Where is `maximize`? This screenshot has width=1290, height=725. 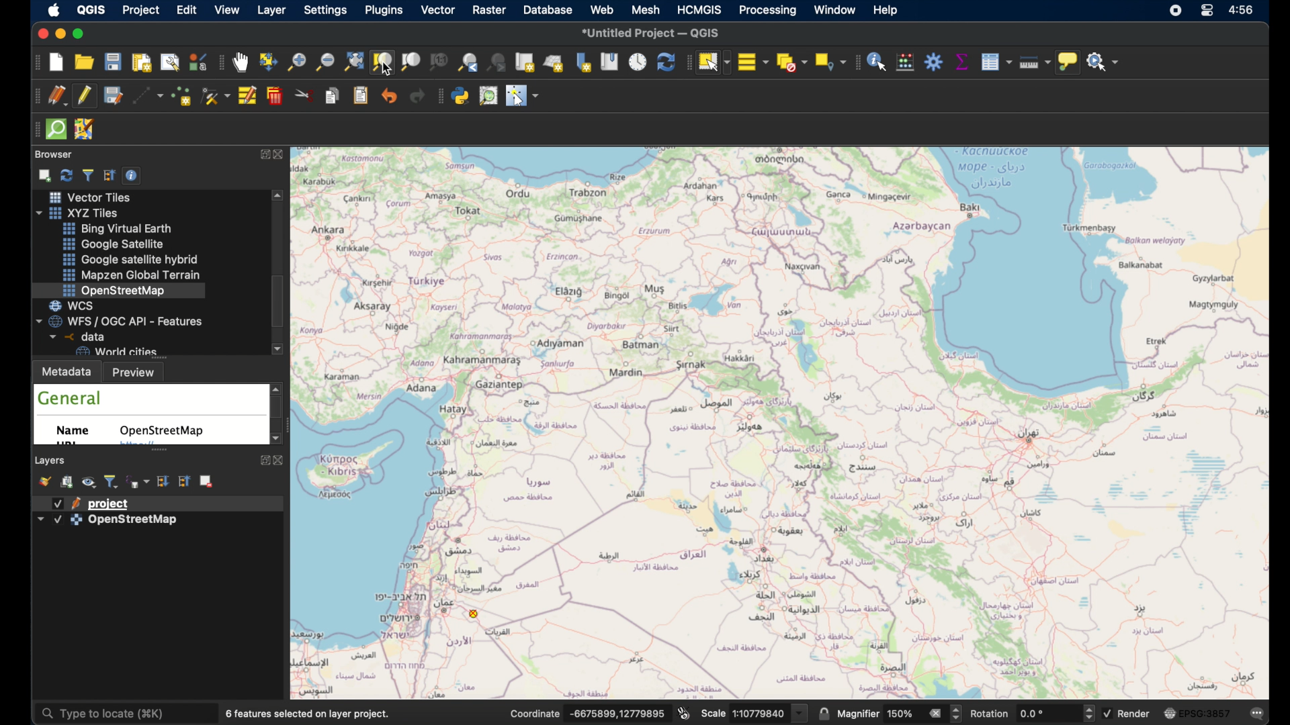
maximize is located at coordinates (82, 34).